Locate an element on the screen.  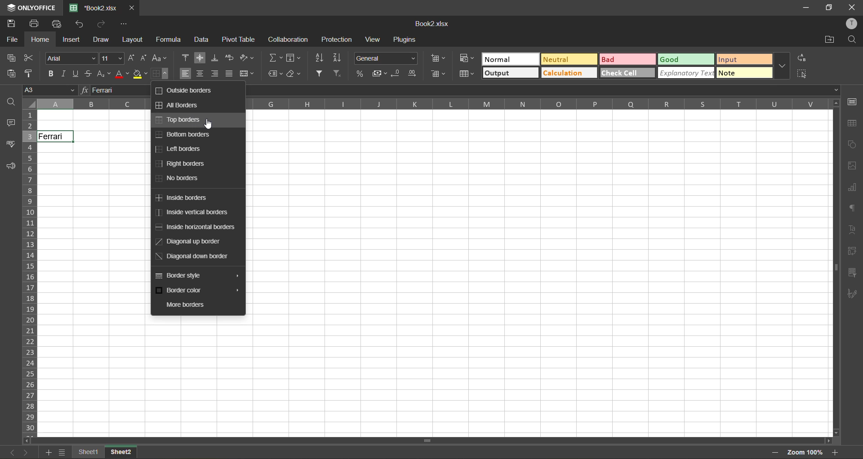
previous is located at coordinates (10, 452).